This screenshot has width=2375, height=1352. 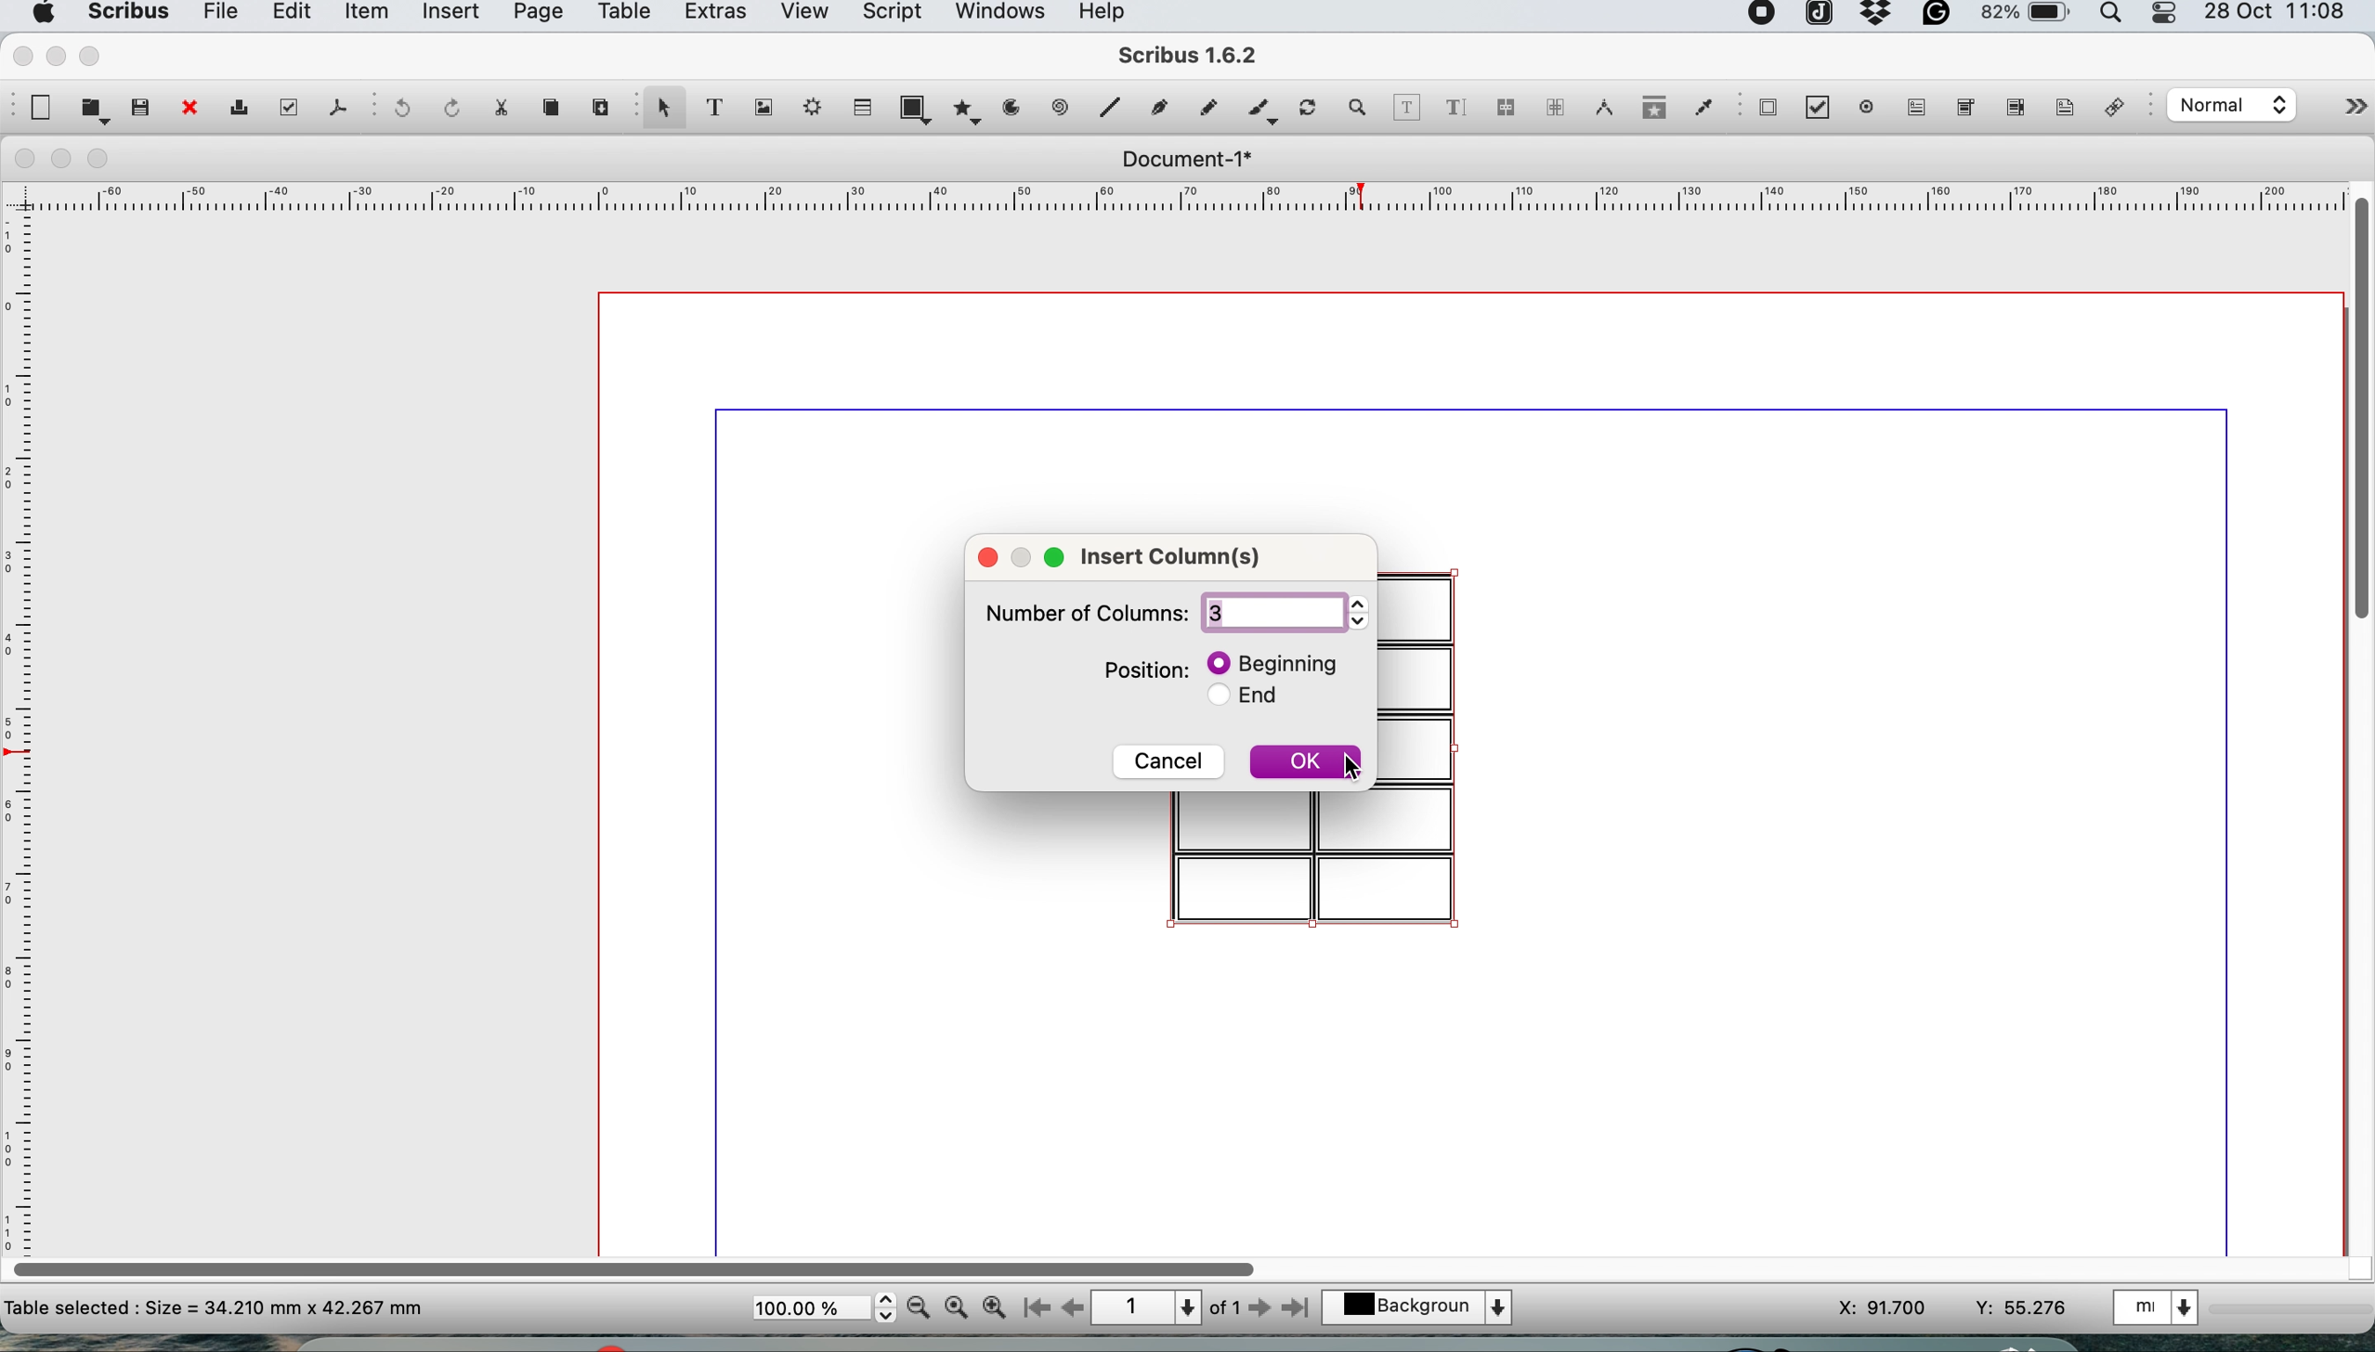 What do you see at coordinates (237, 110) in the screenshot?
I see `print` at bounding box center [237, 110].